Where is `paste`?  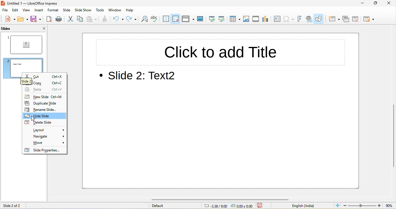
paste is located at coordinates (93, 19).